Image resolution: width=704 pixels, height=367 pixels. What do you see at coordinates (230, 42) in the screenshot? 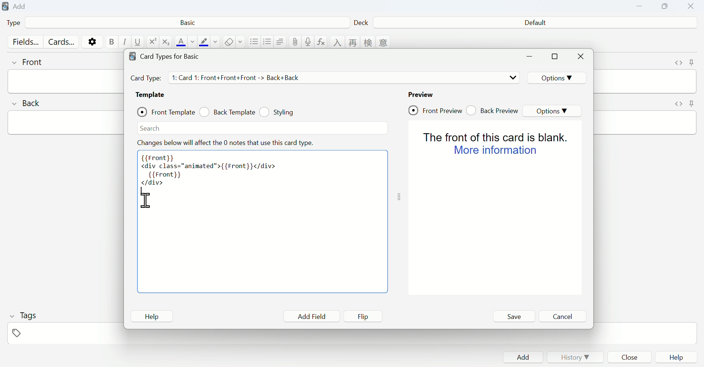
I see `remove formatting` at bounding box center [230, 42].